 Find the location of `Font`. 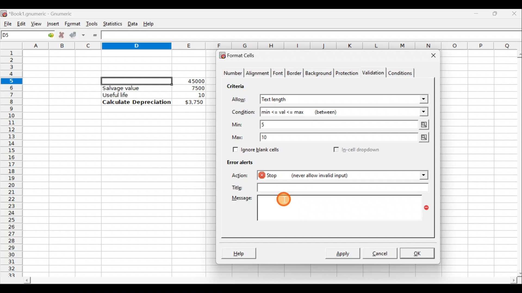

Font is located at coordinates (278, 74).